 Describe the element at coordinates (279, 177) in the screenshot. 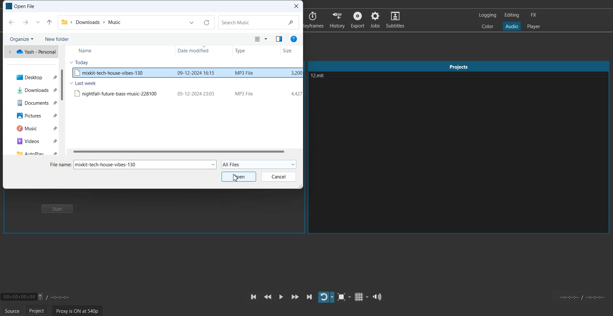

I see `Cancel` at that location.